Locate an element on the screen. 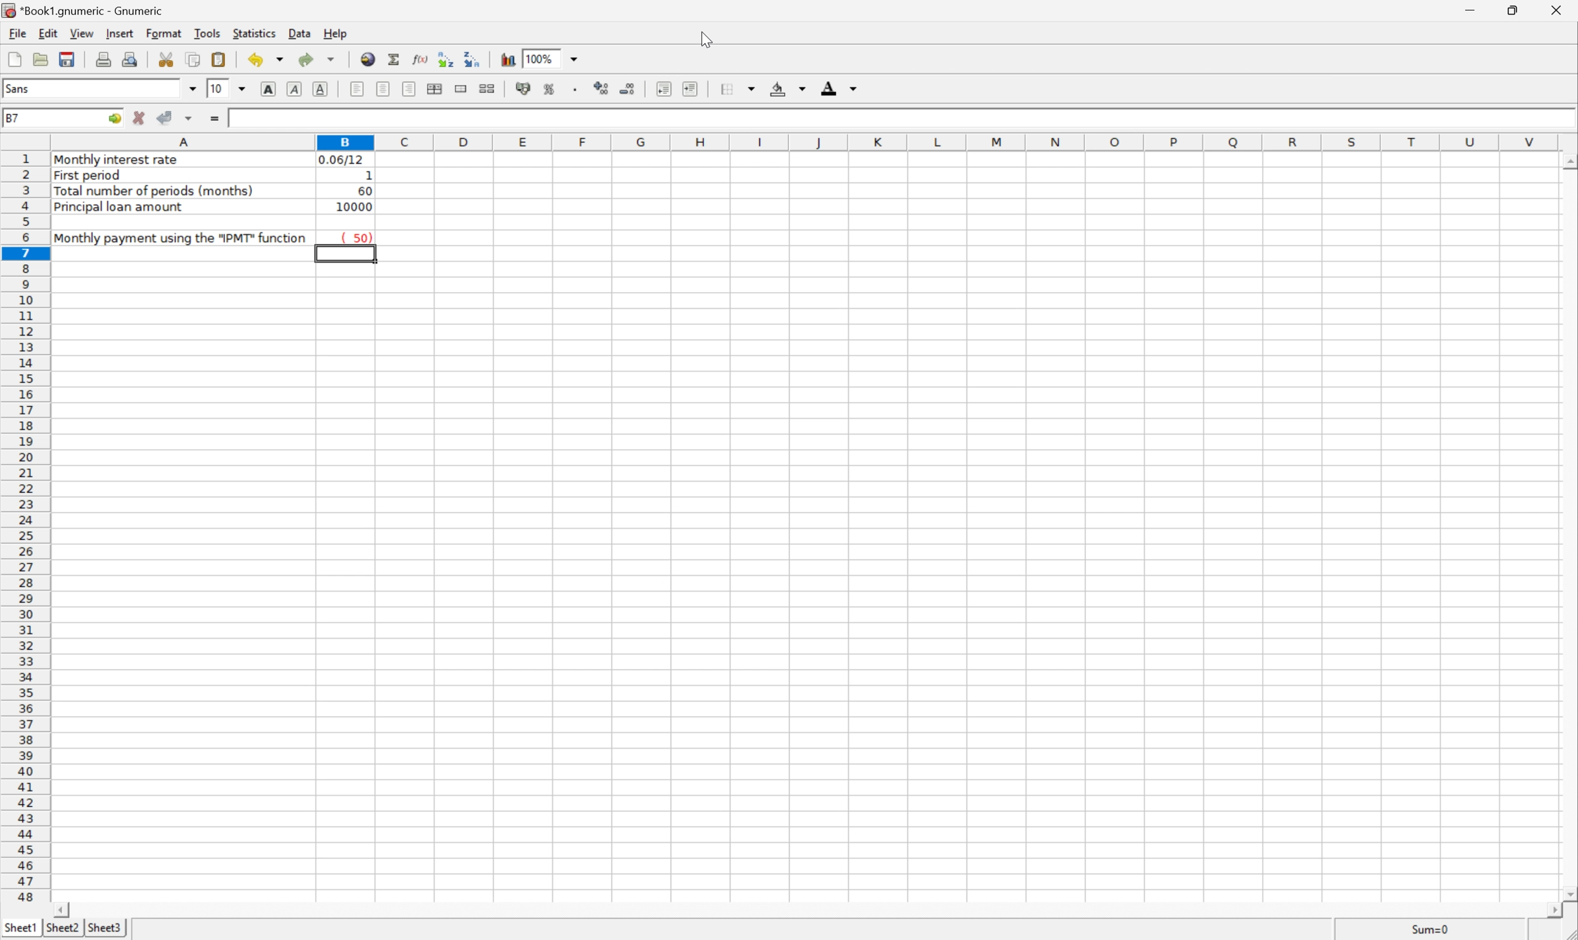  Format the selection as percentage is located at coordinates (549, 89).